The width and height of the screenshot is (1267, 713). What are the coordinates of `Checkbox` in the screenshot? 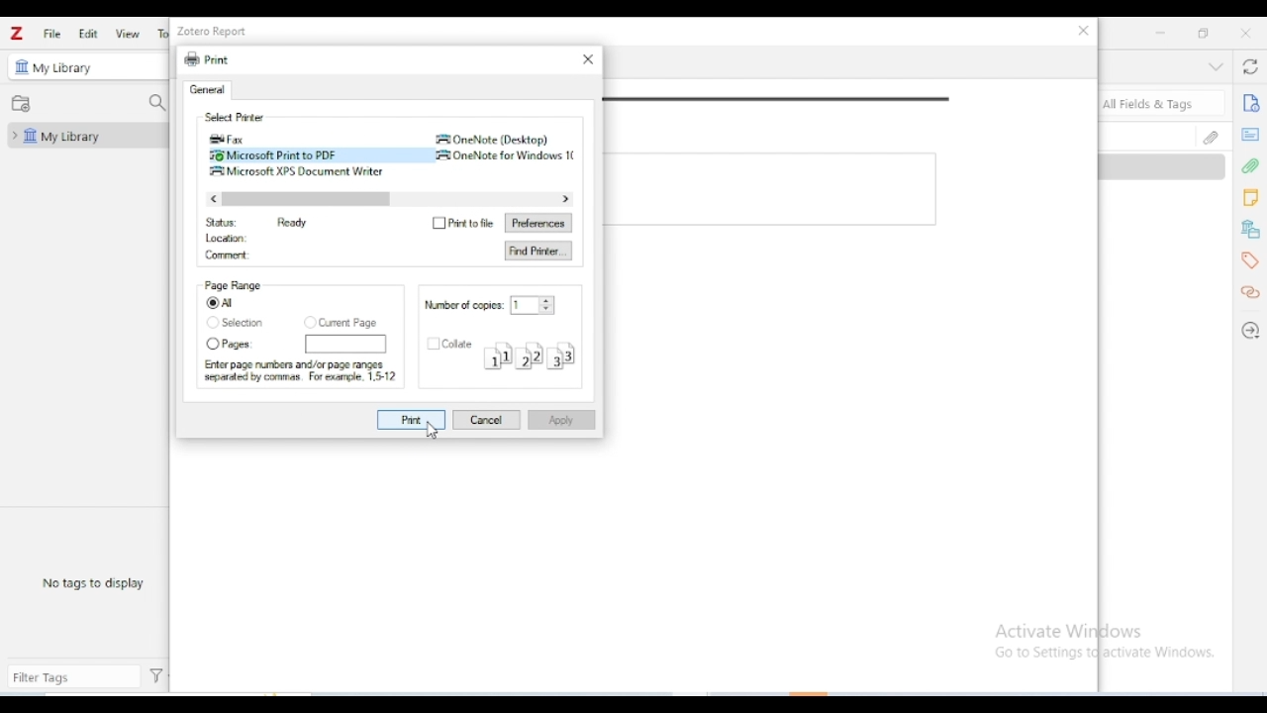 It's located at (308, 323).